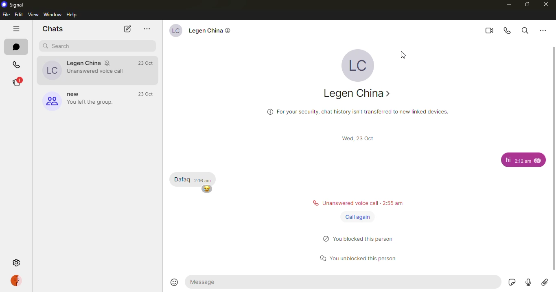  Describe the element at coordinates (355, 93) in the screenshot. I see `contact` at that location.